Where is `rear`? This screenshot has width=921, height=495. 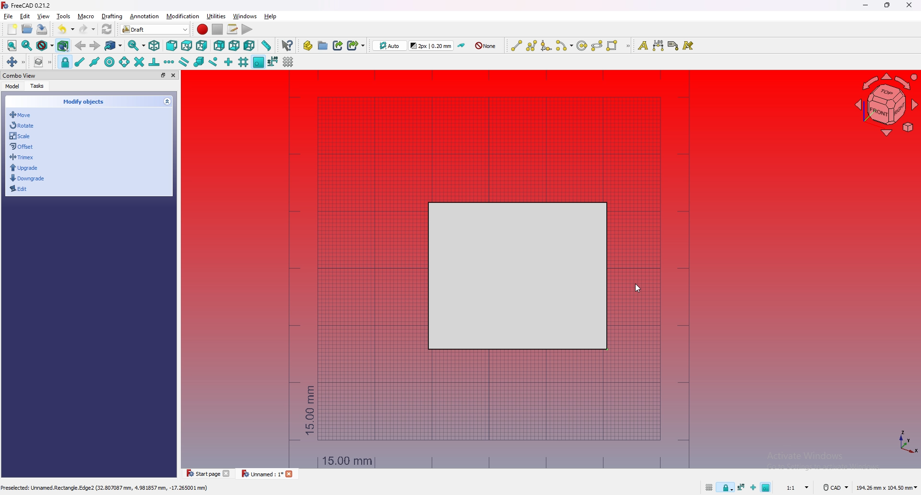
rear is located at coordinates (219, 47).